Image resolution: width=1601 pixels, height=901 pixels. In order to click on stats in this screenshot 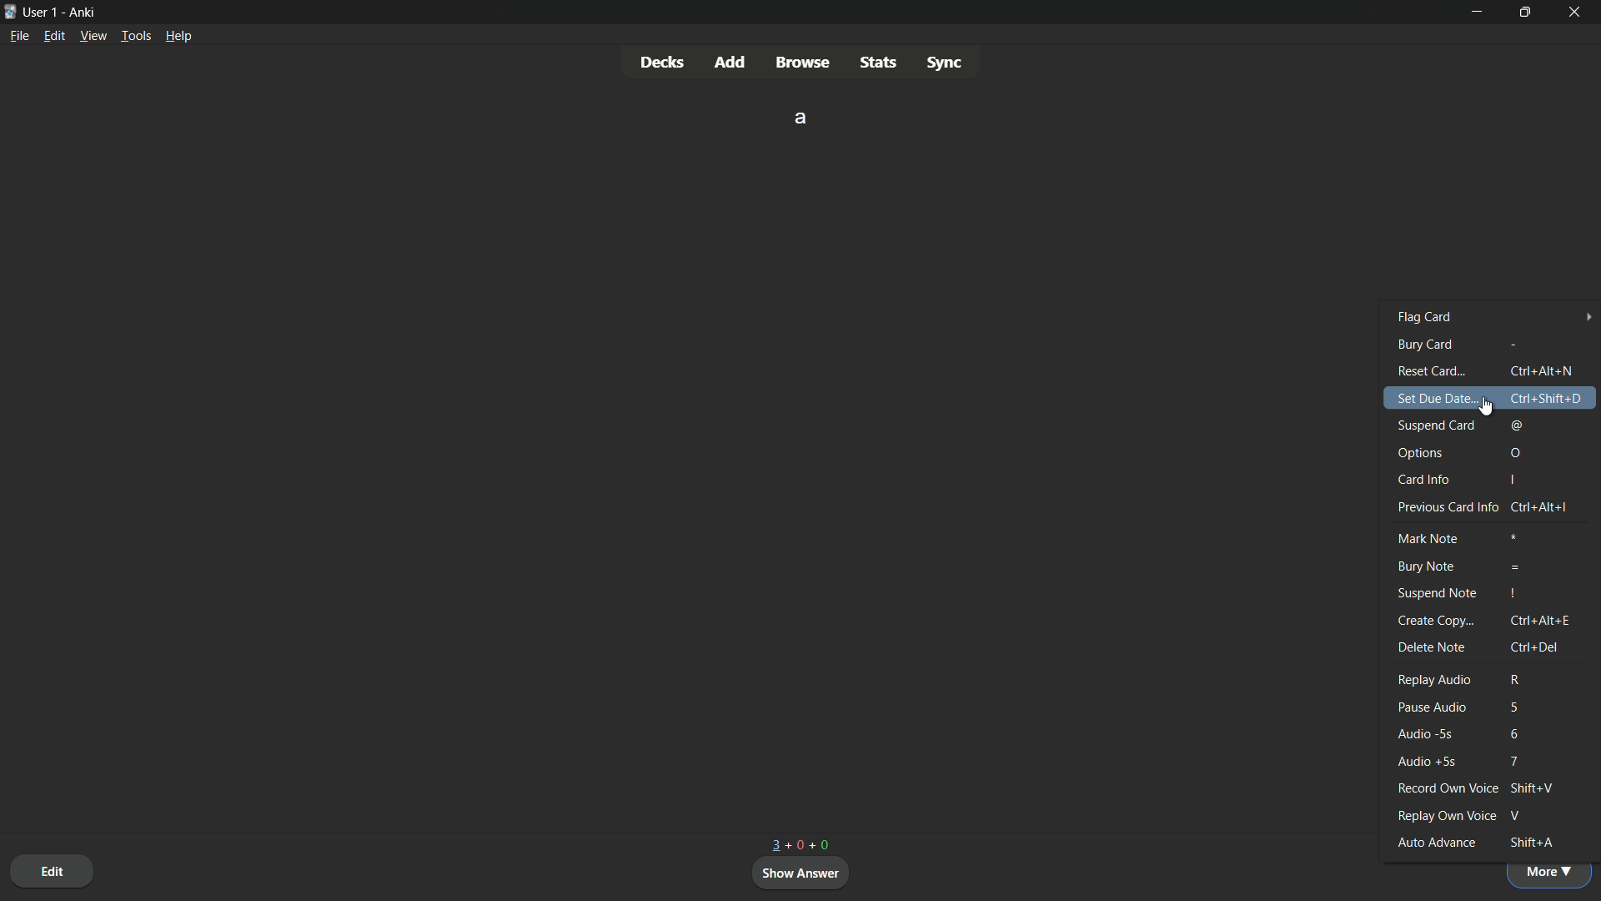, I will do `click(877, 62)`.